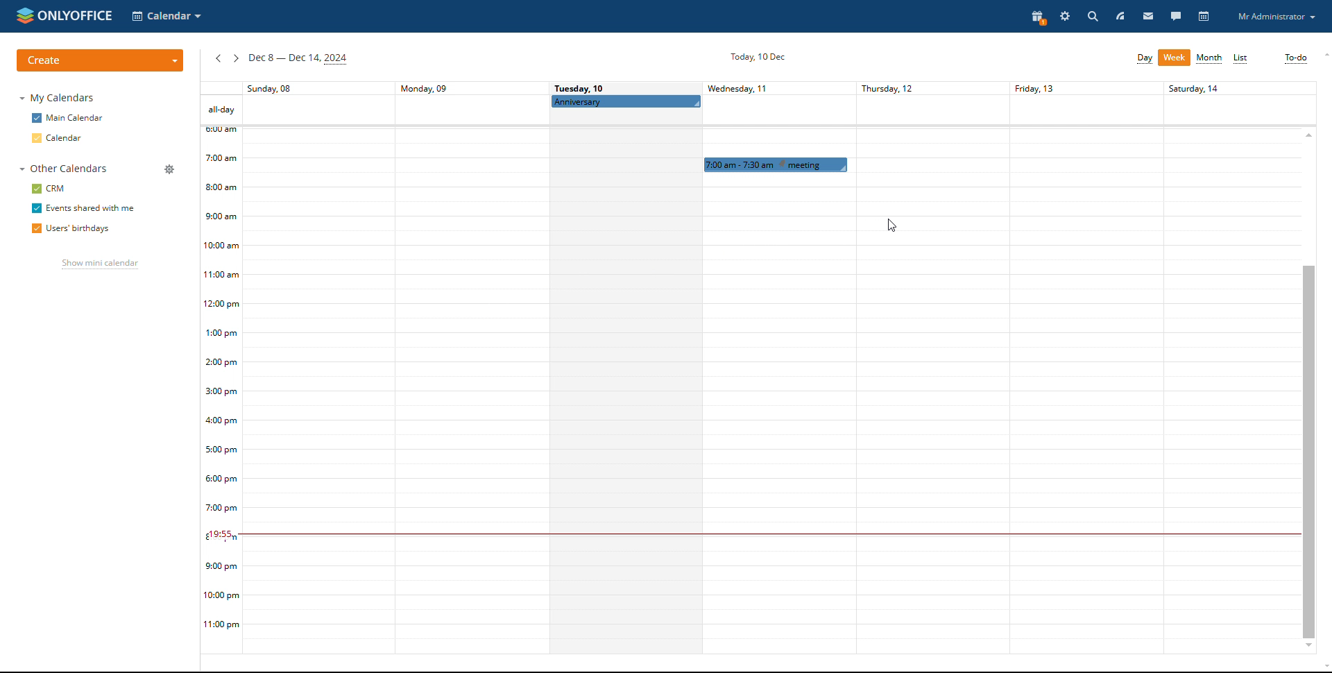 The image size is (1332, 673). What do you see at coordinates (1120, 15) in the screenshot?
I see `feed` at bounding box center [1120, 15].